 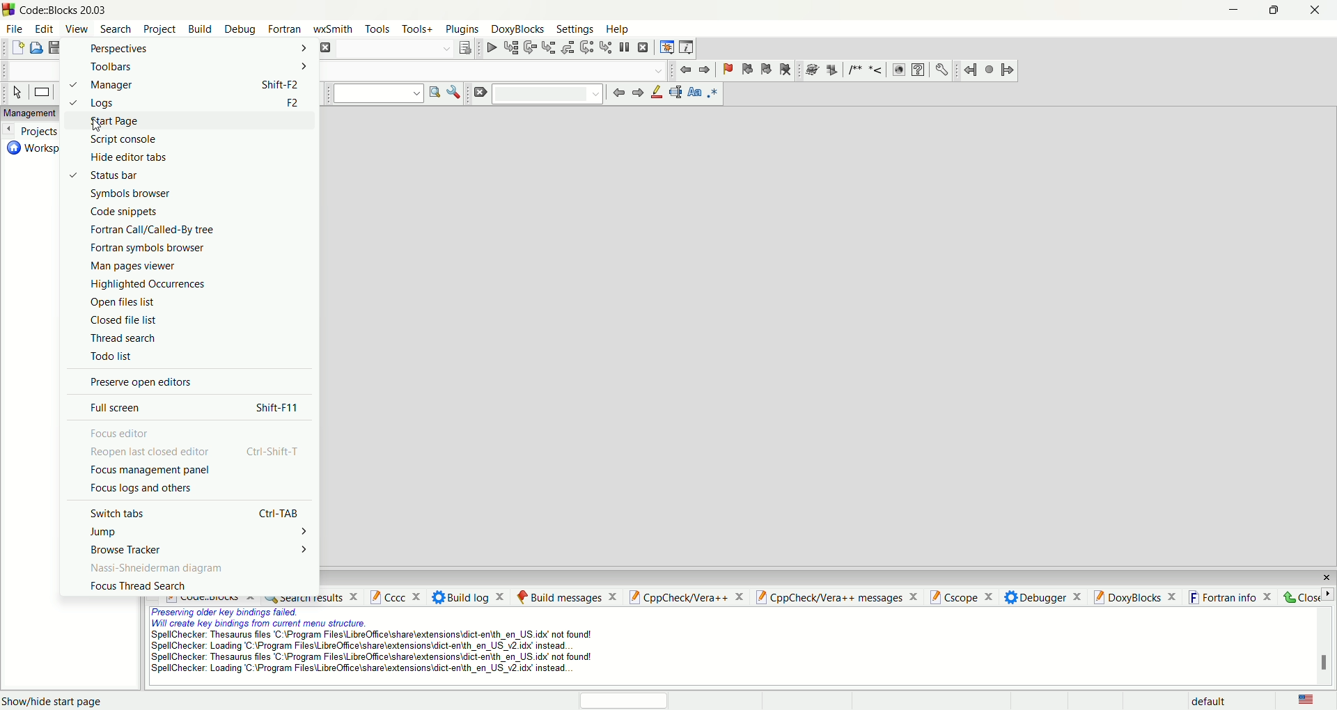 What do you see at coordinates (108, 356) in the screenshot?
I see `todo list` at bounding box center [108, 356].